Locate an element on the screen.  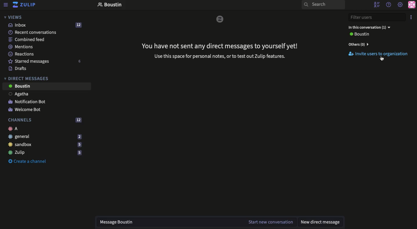
Views is located at coordinates (13, 17).